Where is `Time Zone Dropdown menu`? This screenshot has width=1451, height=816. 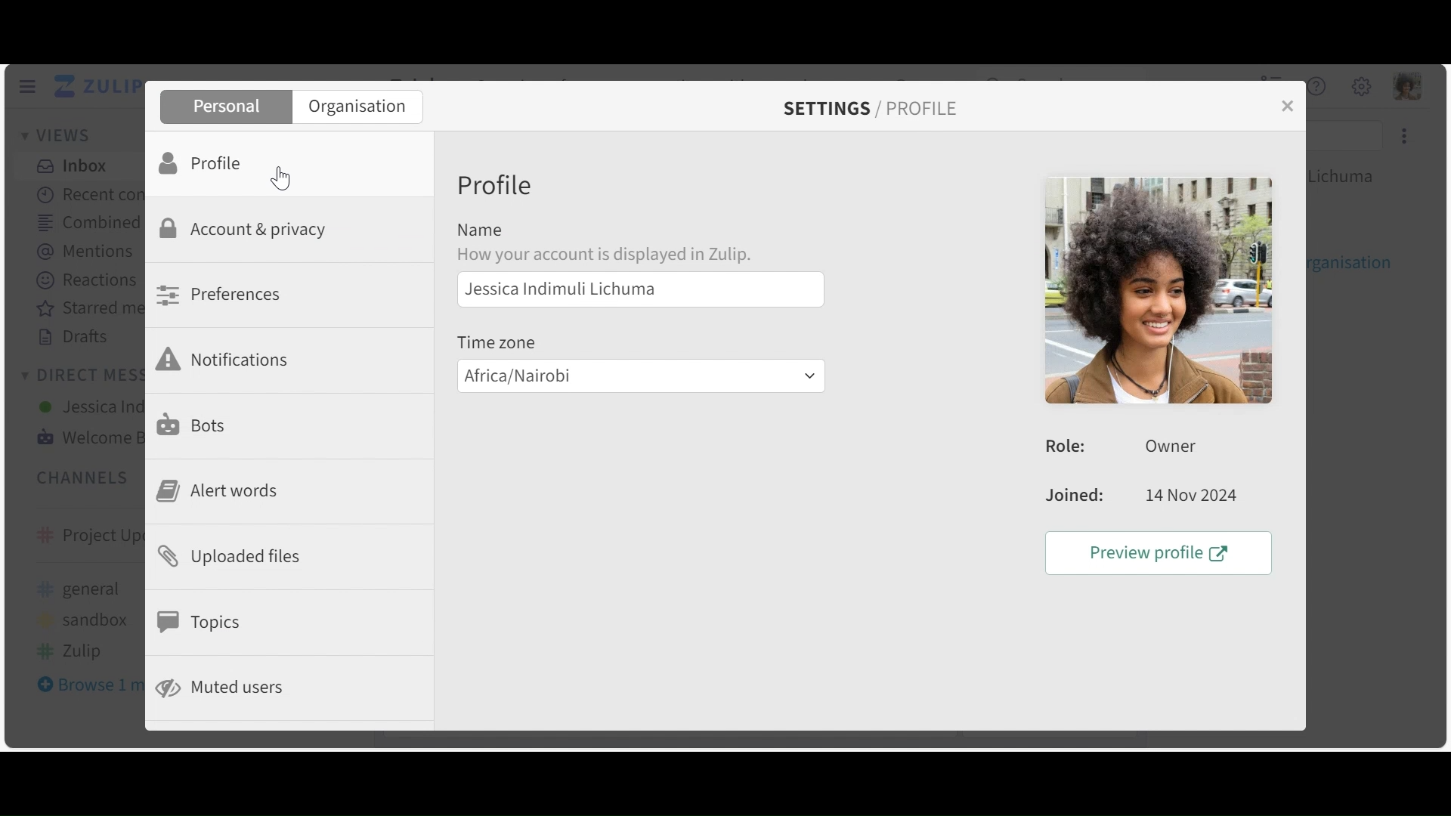 Time Zone Dropdown menu is located at coordinates (640, 374).